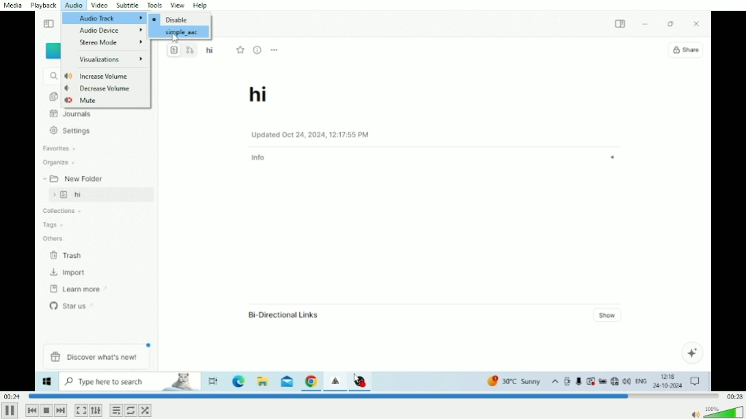  Describe the element at coordinates (111, 61) in the screenshot. I see `Visualizations` at that location.